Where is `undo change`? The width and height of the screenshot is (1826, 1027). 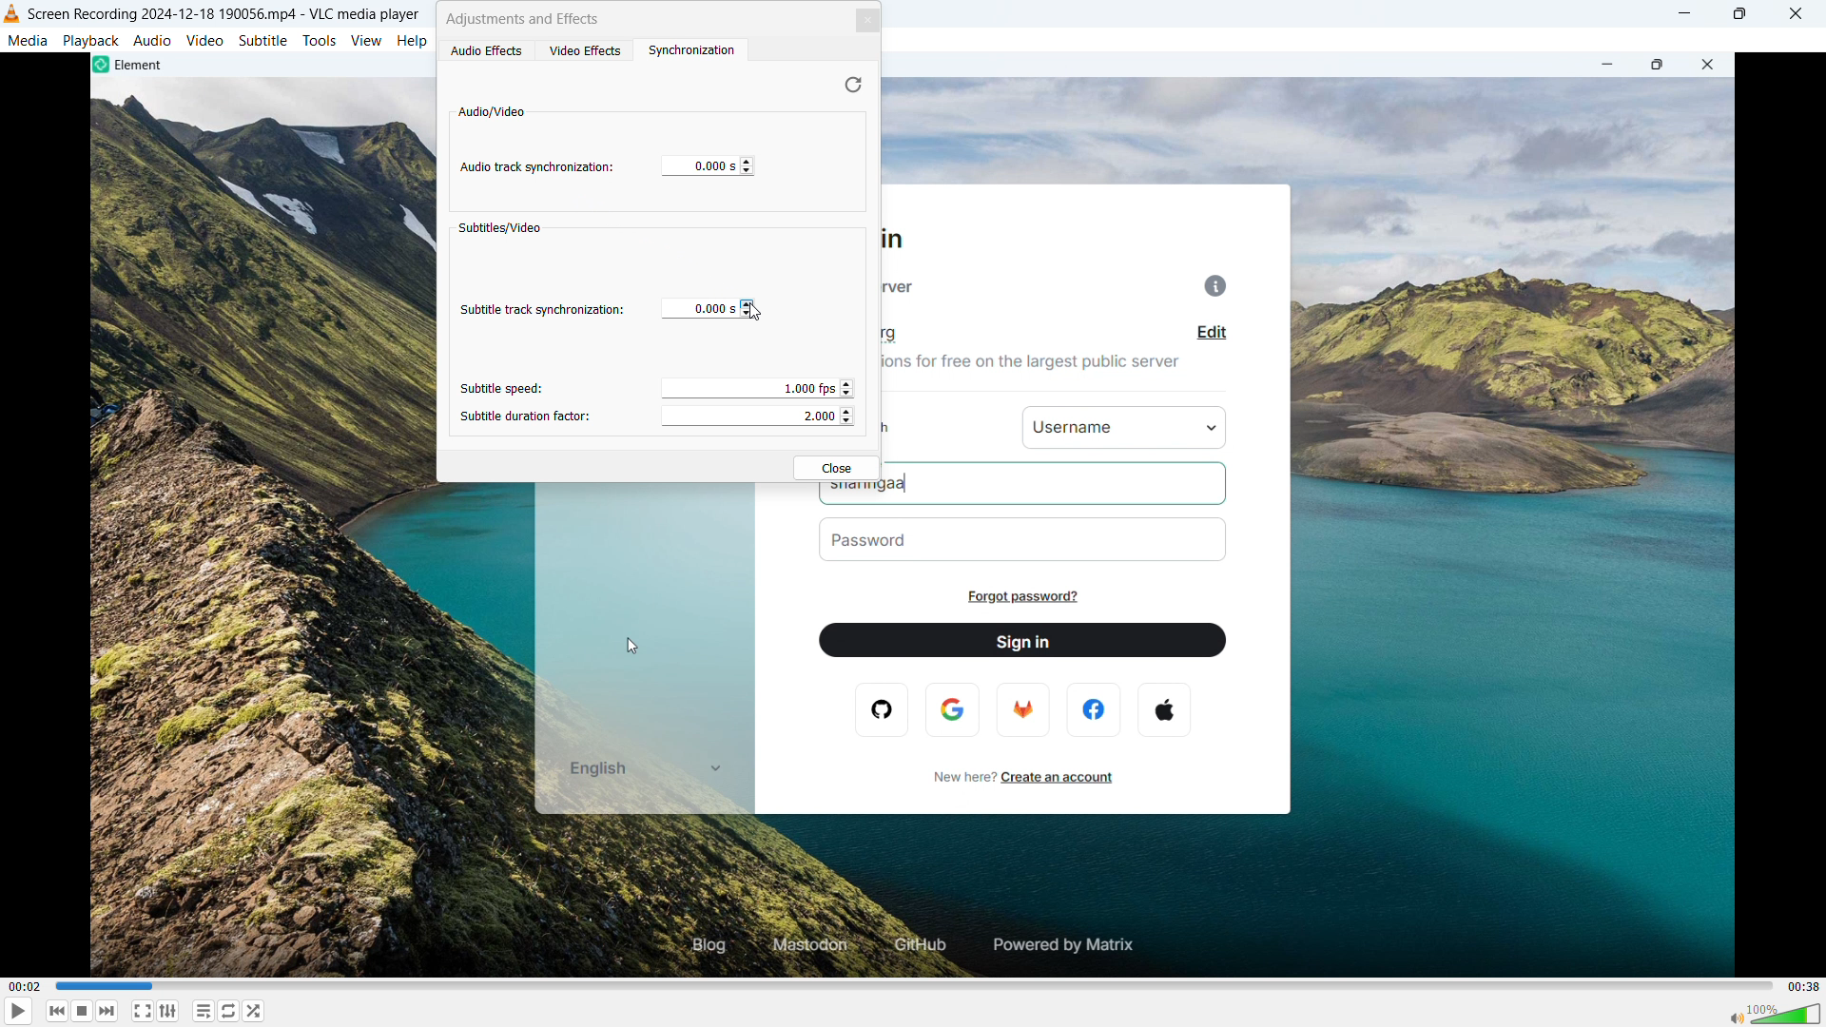 undo change is located at coordinates (852, 84).